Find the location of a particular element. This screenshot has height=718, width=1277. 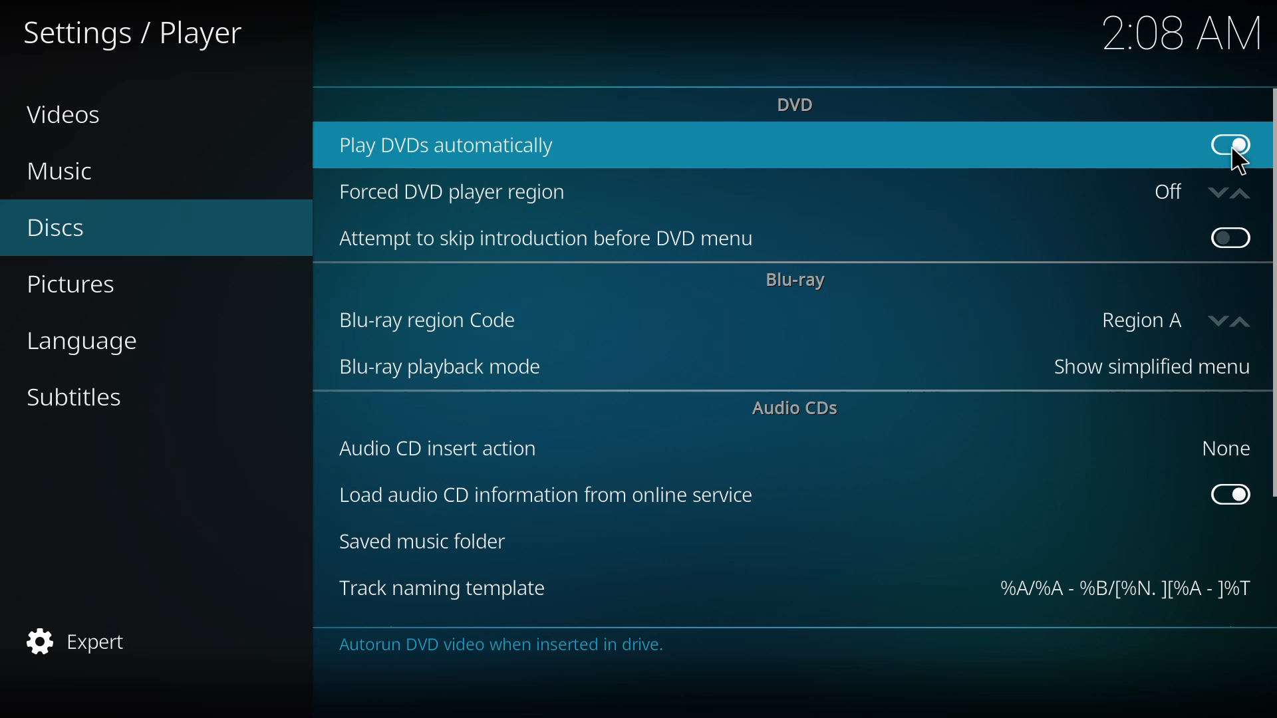

time is located at coordinates (1182, 32).